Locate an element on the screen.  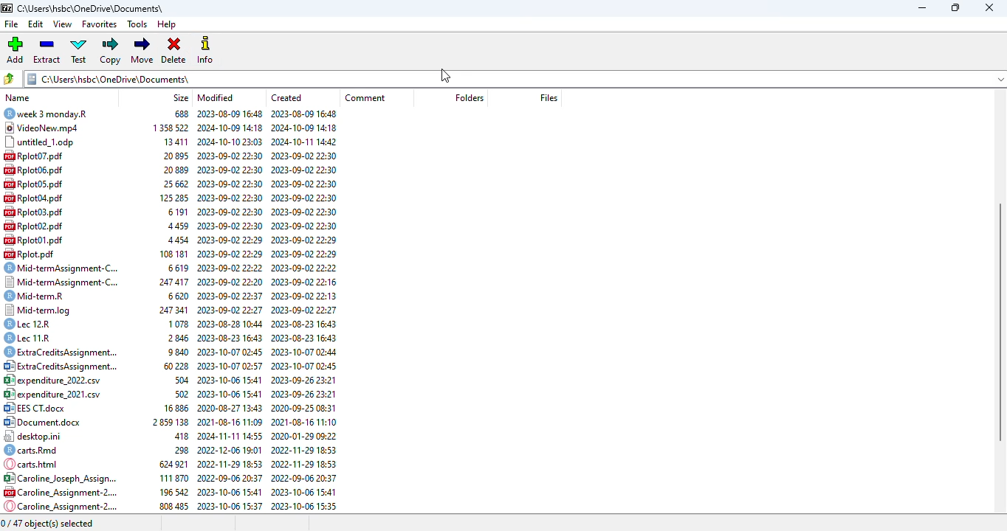
 Rplot03.pdf is located at coordinates (38, 212).